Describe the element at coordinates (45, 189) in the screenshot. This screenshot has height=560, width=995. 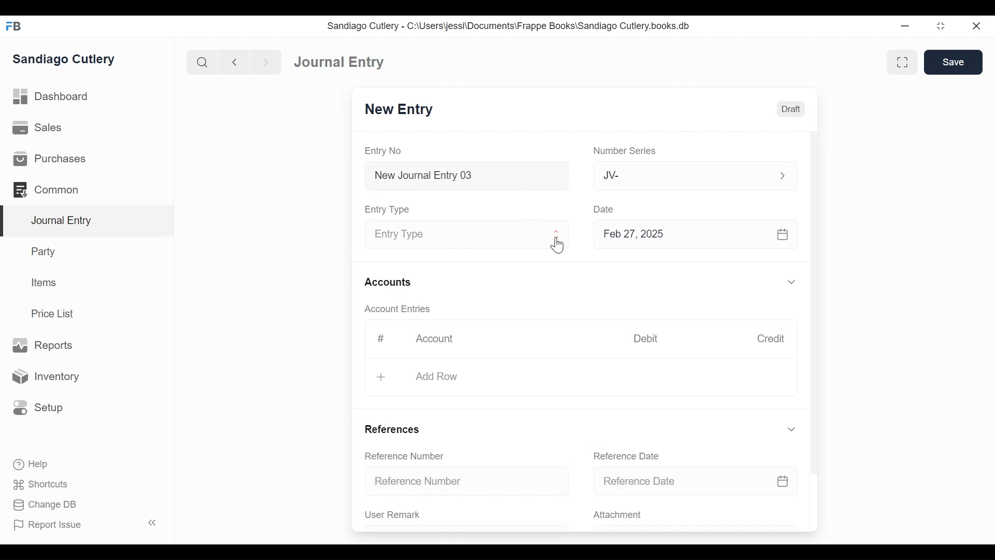
I see `Commons` at that location.